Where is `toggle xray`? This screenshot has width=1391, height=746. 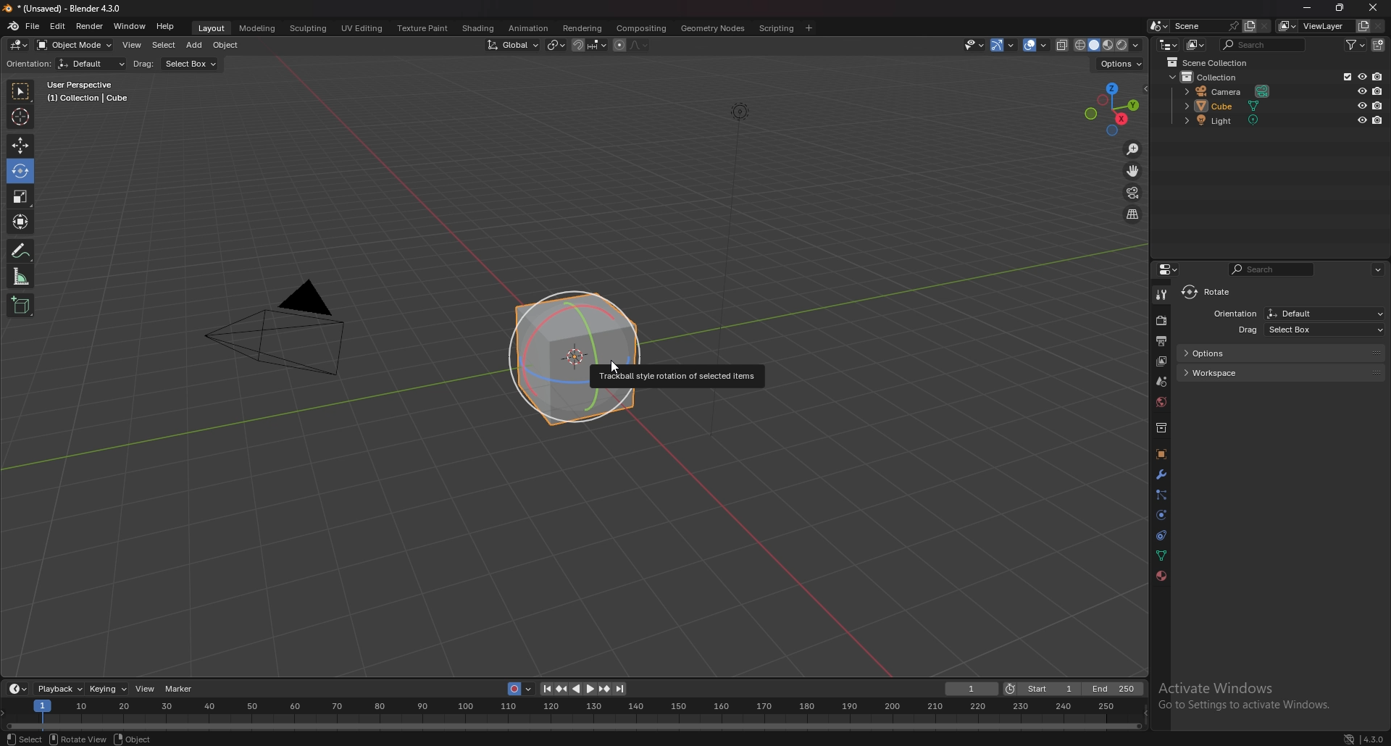
toggle xray is located at coordinates (1063, 45).